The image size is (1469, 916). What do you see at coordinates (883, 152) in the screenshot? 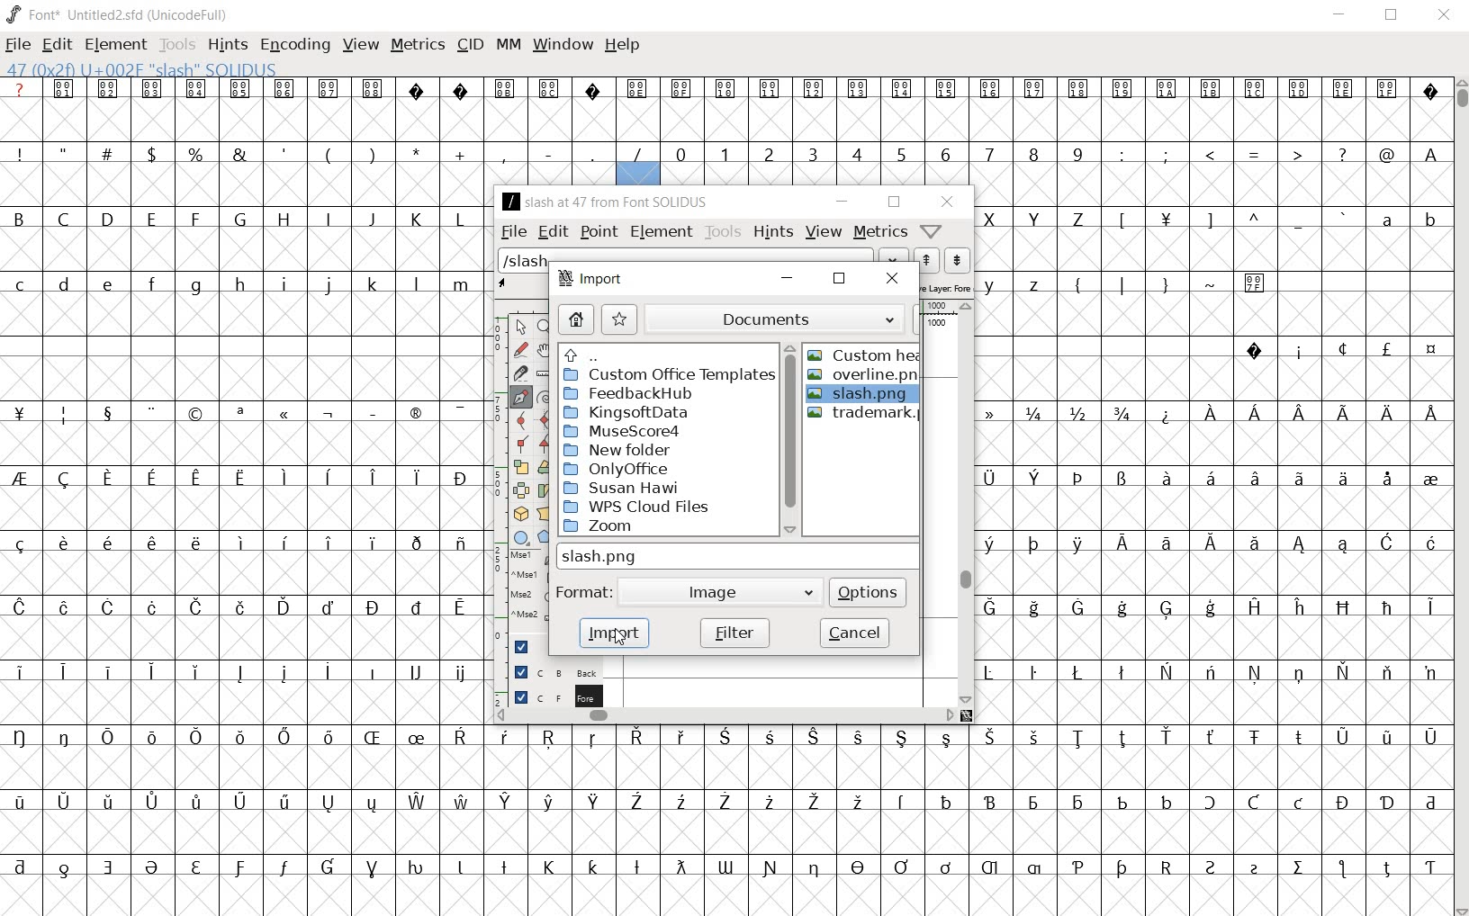
I see `numbers 0 -9 ` at bounding box center [883, 152].